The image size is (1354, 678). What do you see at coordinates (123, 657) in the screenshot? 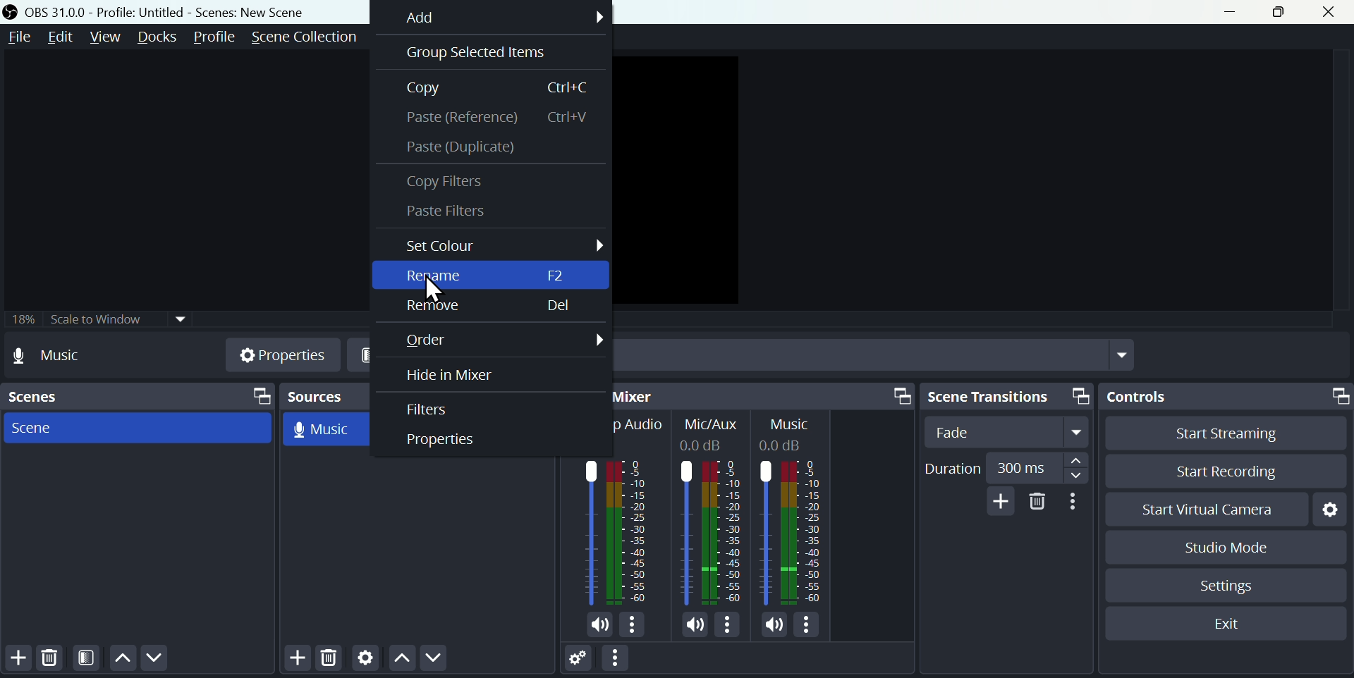
I see `Move up` at bounding box center [123, 657].